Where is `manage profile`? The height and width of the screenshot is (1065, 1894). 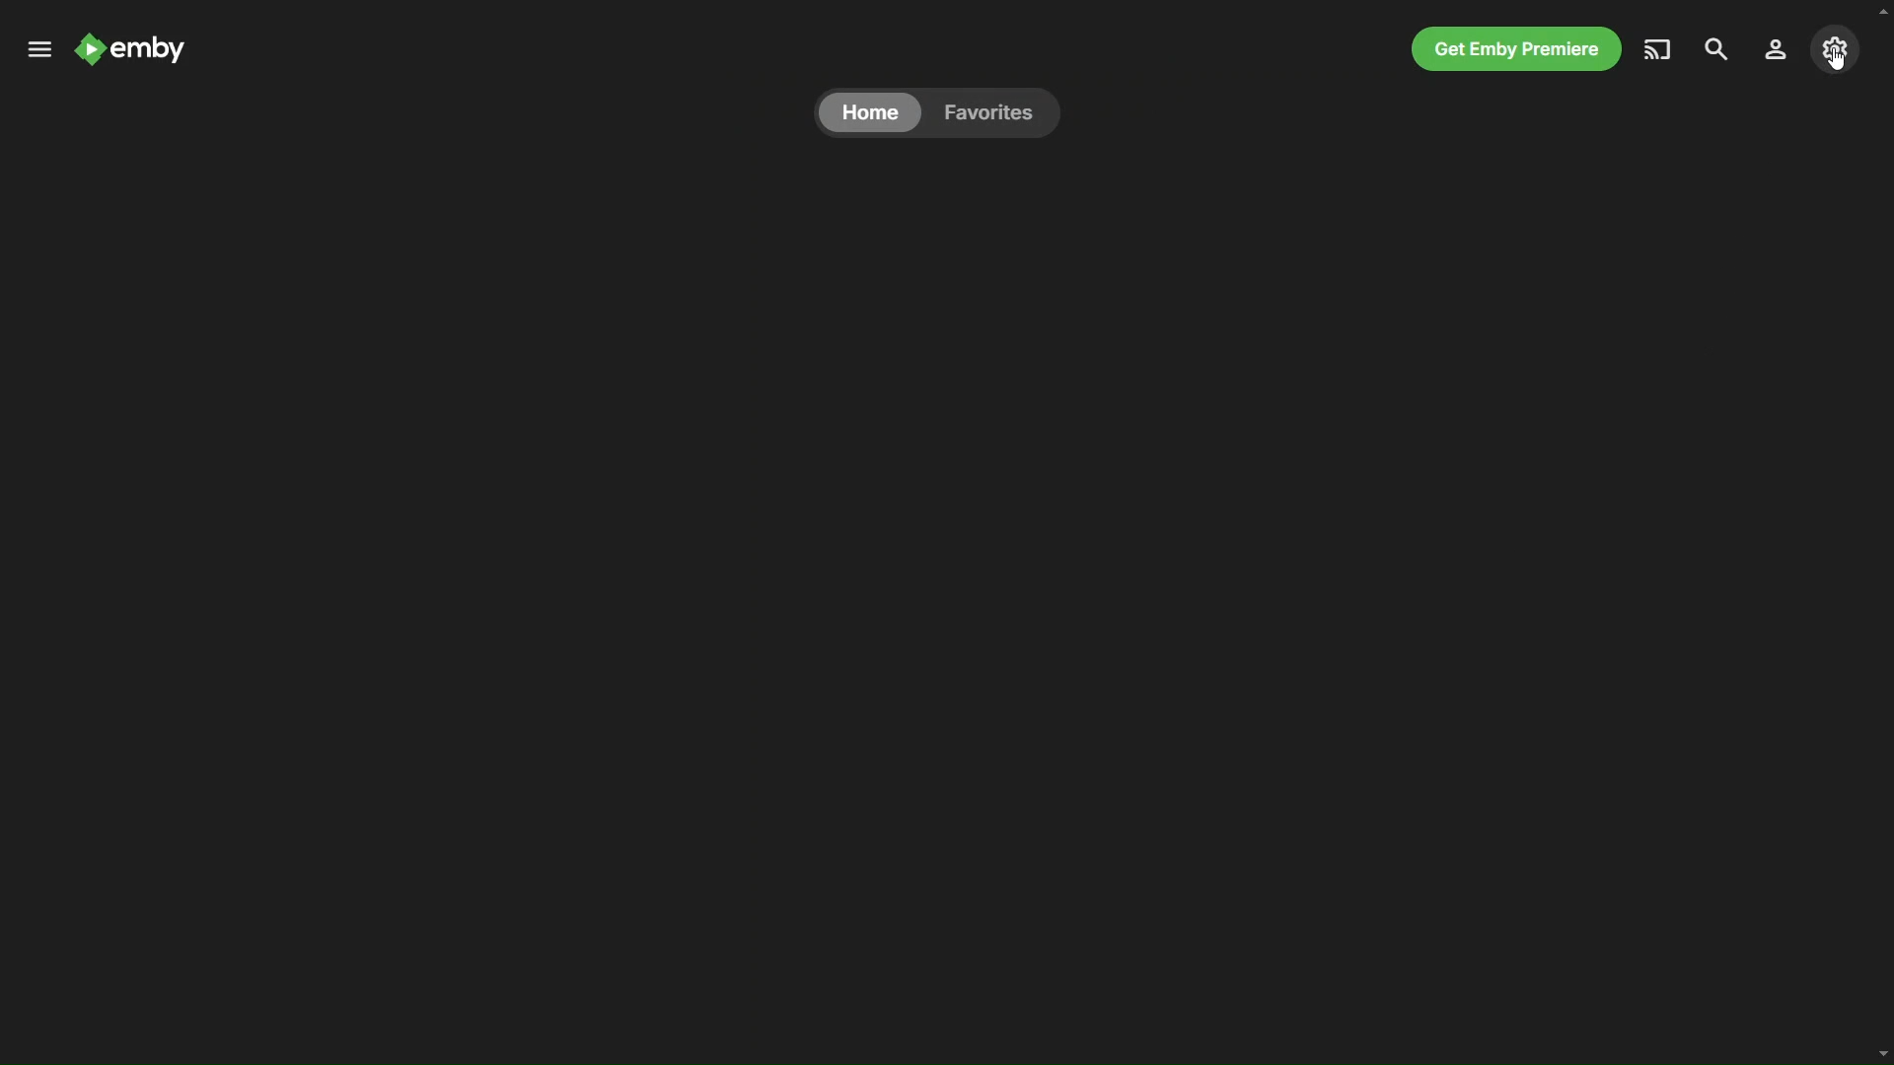
manage profile is located at coordinates (1778, 48).